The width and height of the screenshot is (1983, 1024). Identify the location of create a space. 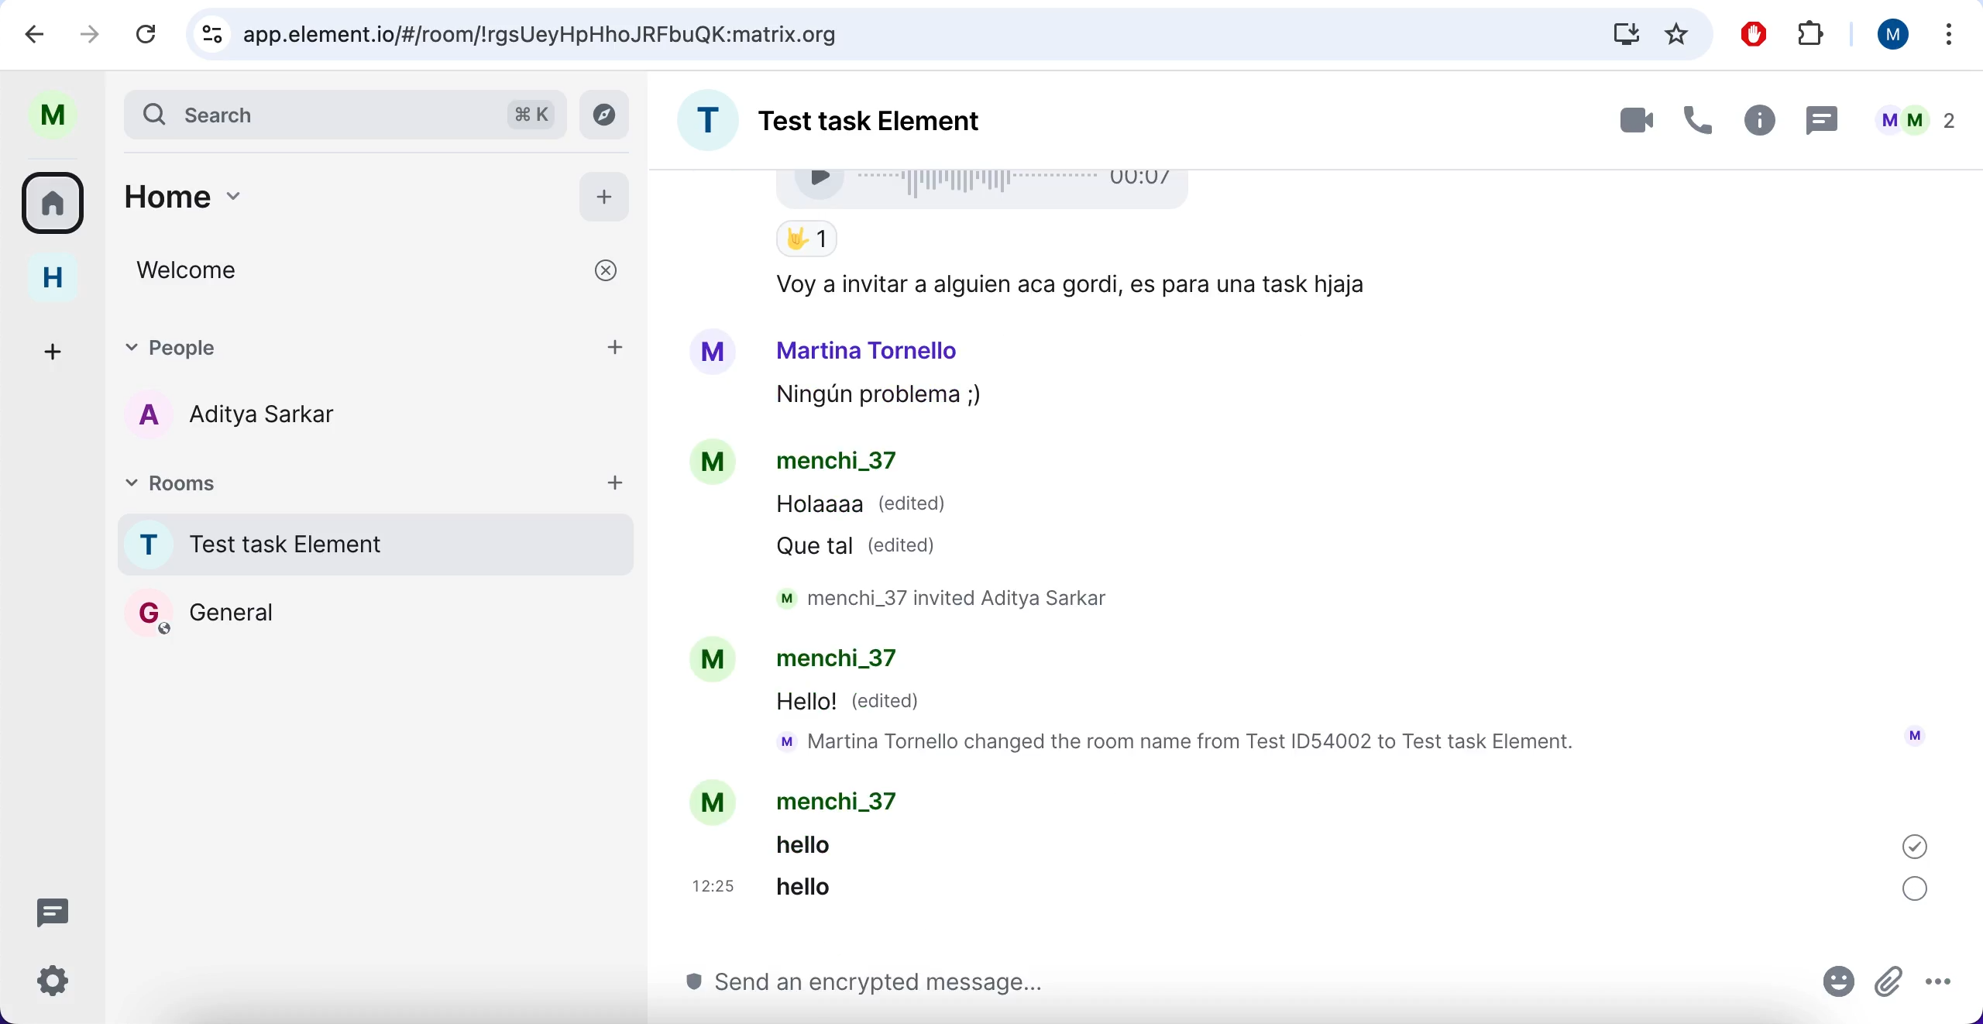
(58, 349).